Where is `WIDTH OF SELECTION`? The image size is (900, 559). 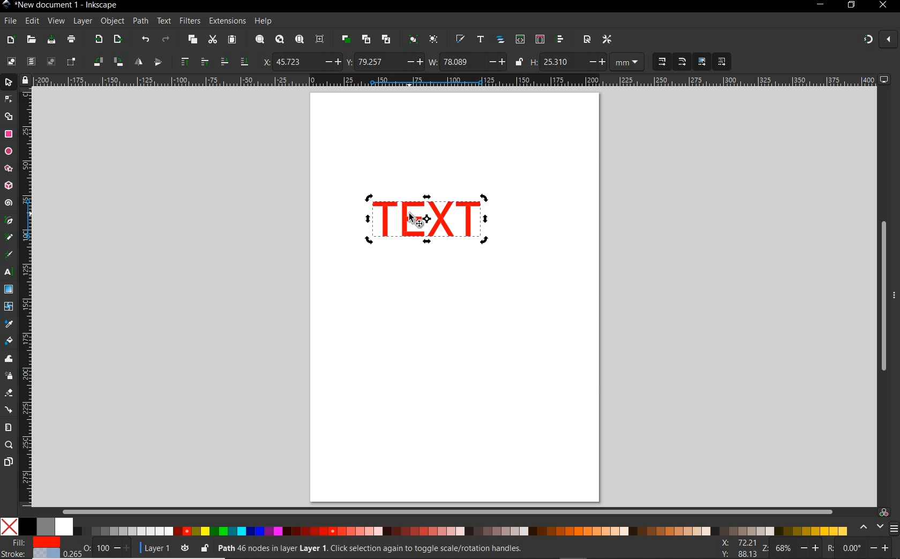
WIDTH OF SELECTION is located at coordinates (467, 62).